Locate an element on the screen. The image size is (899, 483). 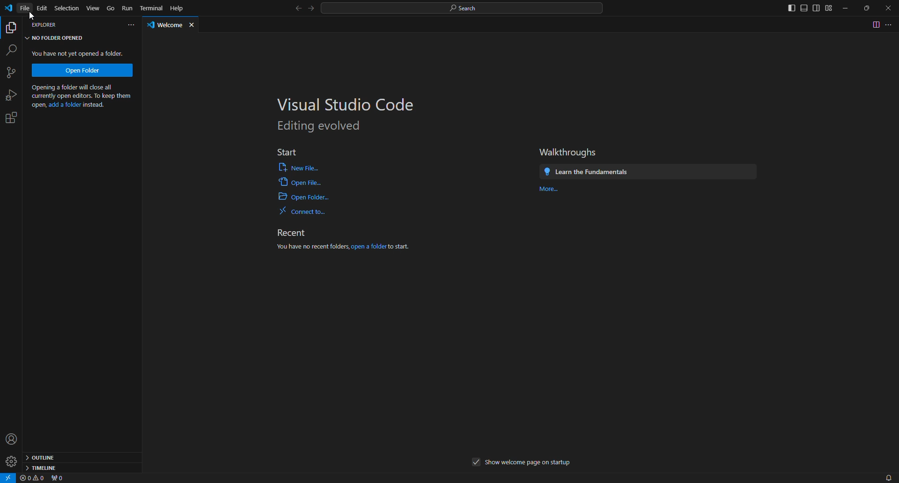
no problems is located at coordinates (33, 478).